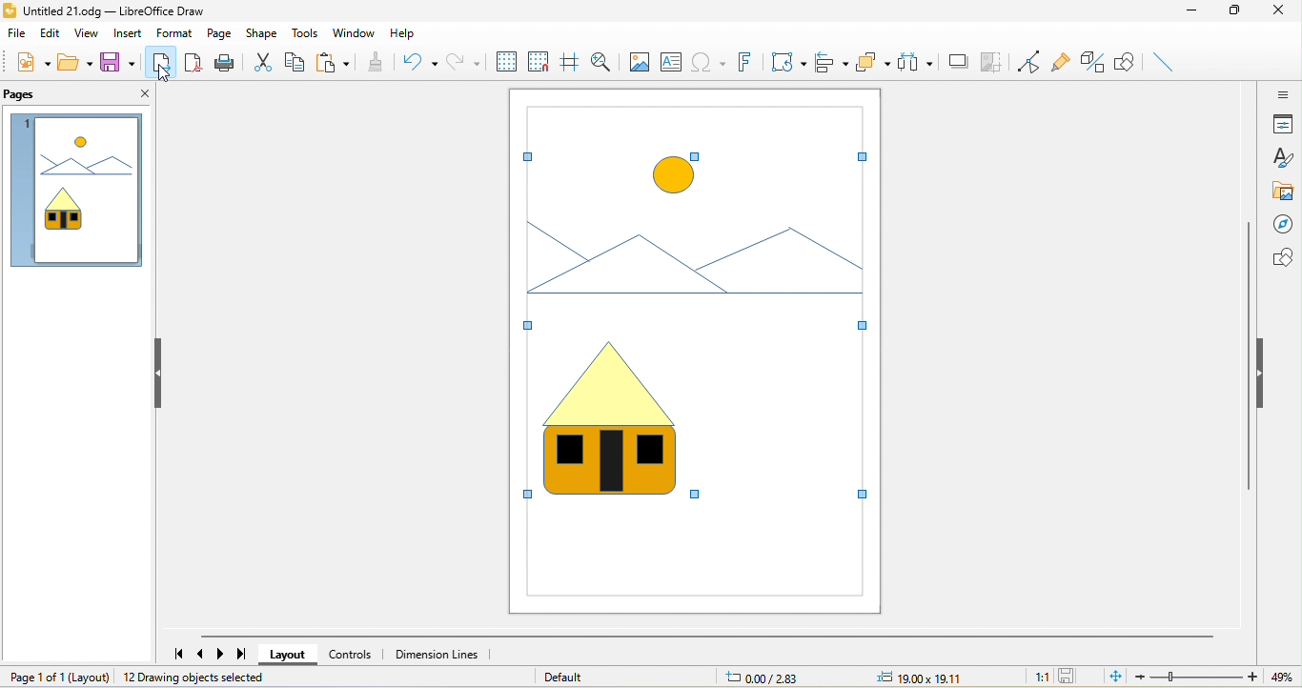 The height and width of the screenshot is (688, 1302). I want to click on edit, so click(53, 32).